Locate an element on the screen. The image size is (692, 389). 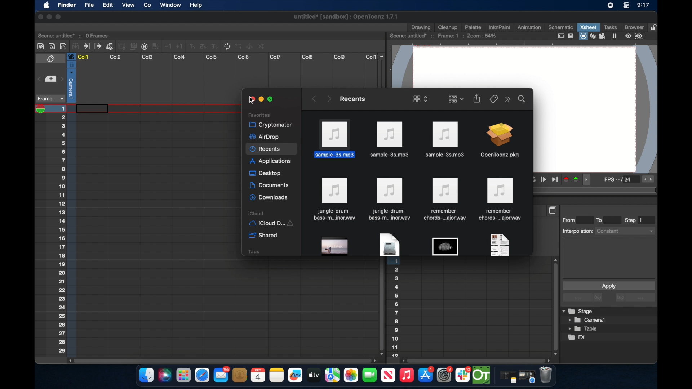
airdrop is located at coordinates (264, 137).